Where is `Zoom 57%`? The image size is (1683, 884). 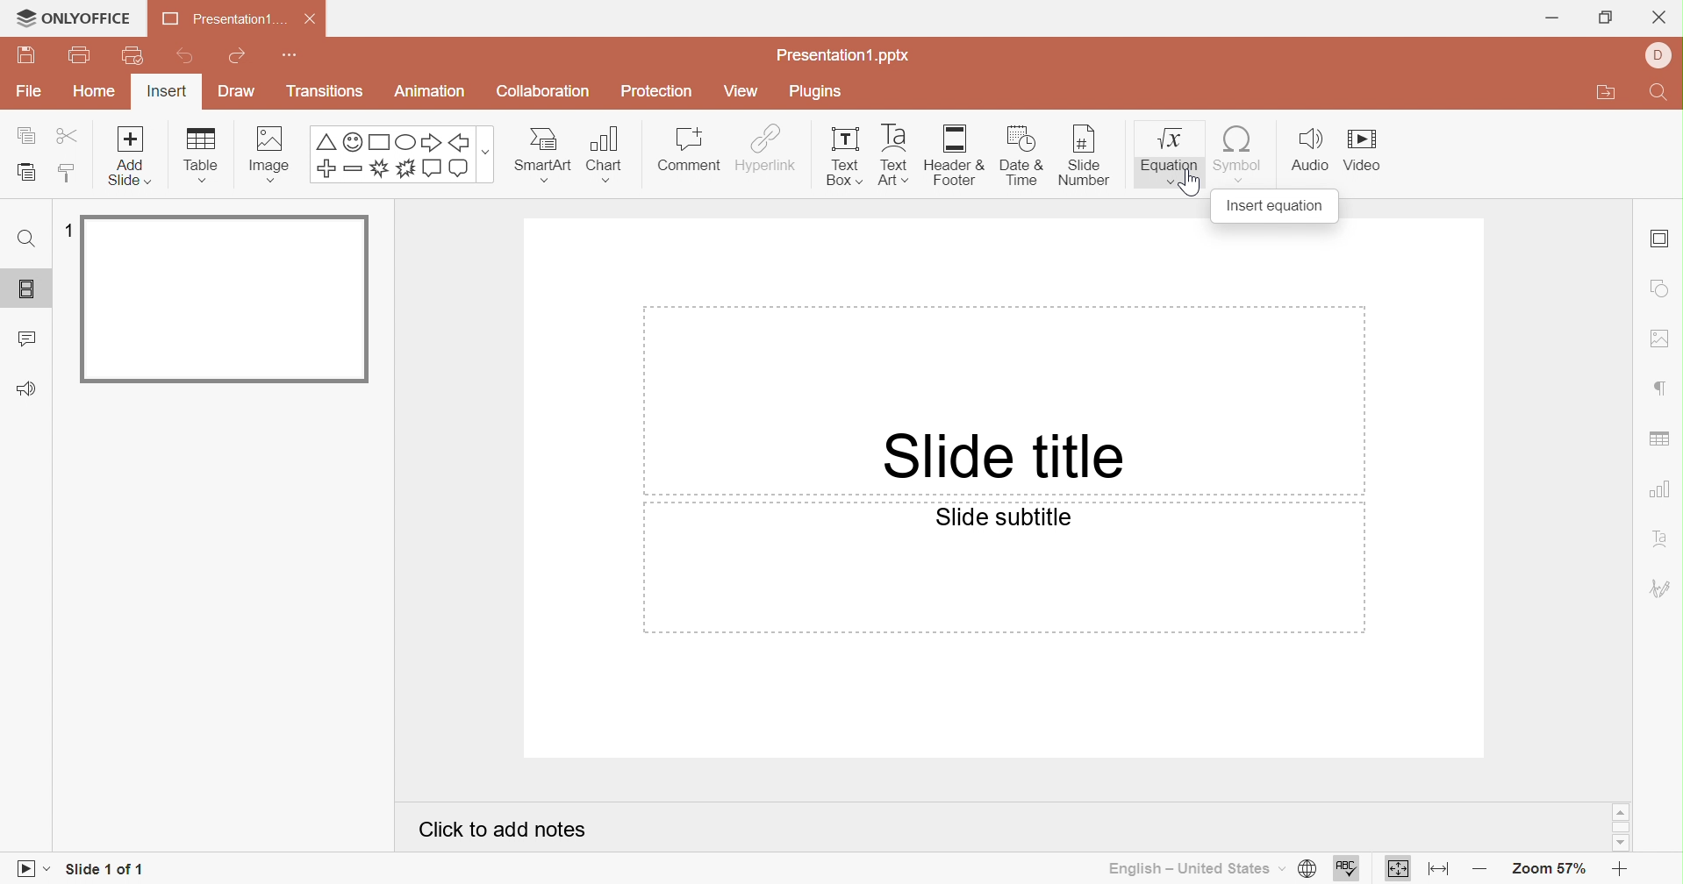
Zoom 57% is located at coordinates (1546, 867).